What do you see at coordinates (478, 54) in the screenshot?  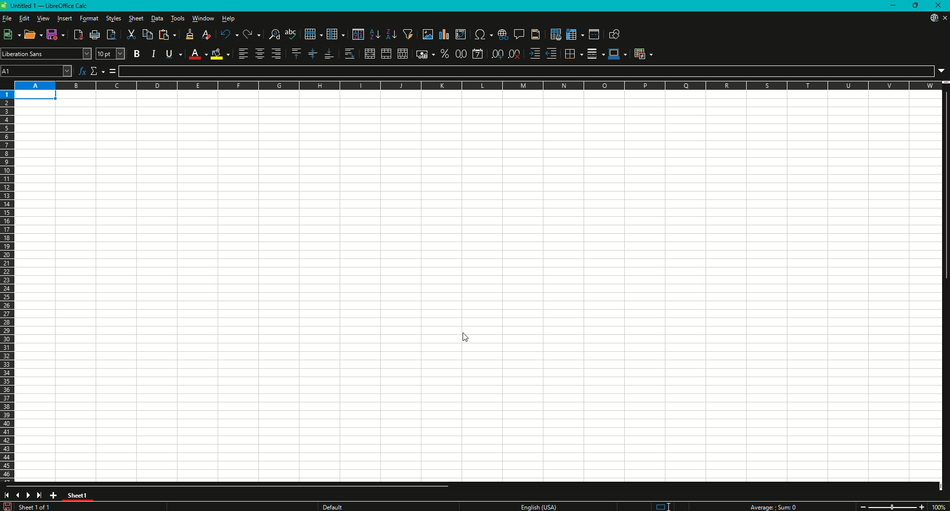 I see `Format as Date` at bounding box center [478, 54].